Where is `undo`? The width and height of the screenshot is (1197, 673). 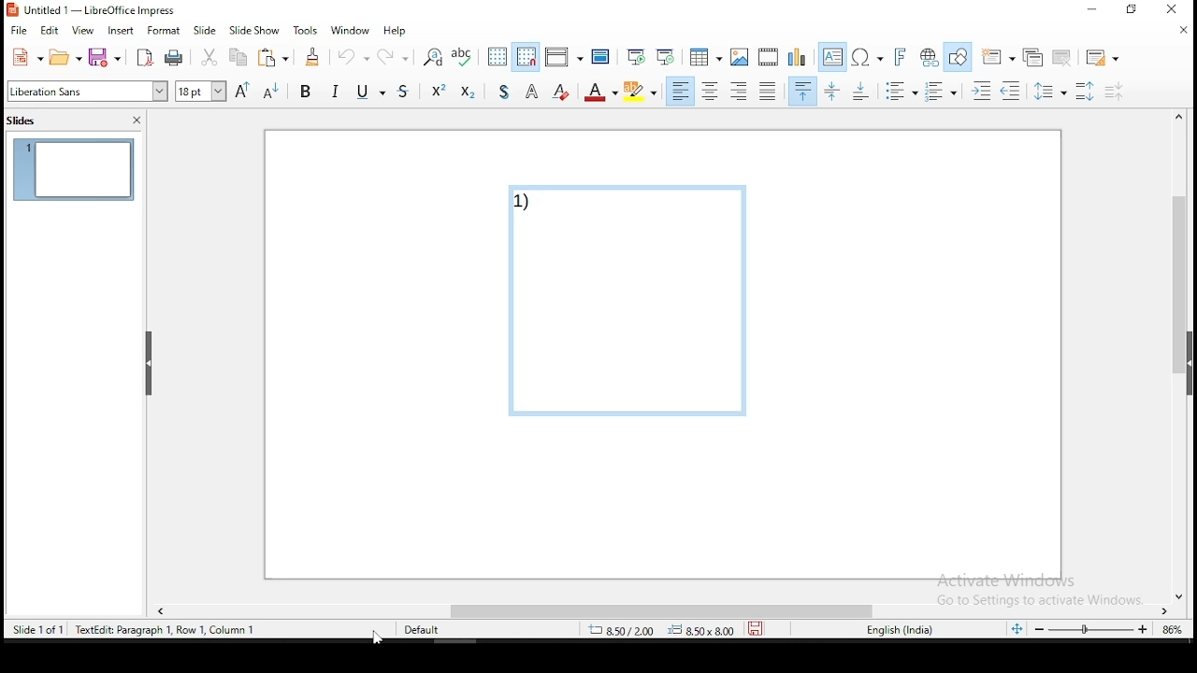 undo is located at coordinates (352, 56).